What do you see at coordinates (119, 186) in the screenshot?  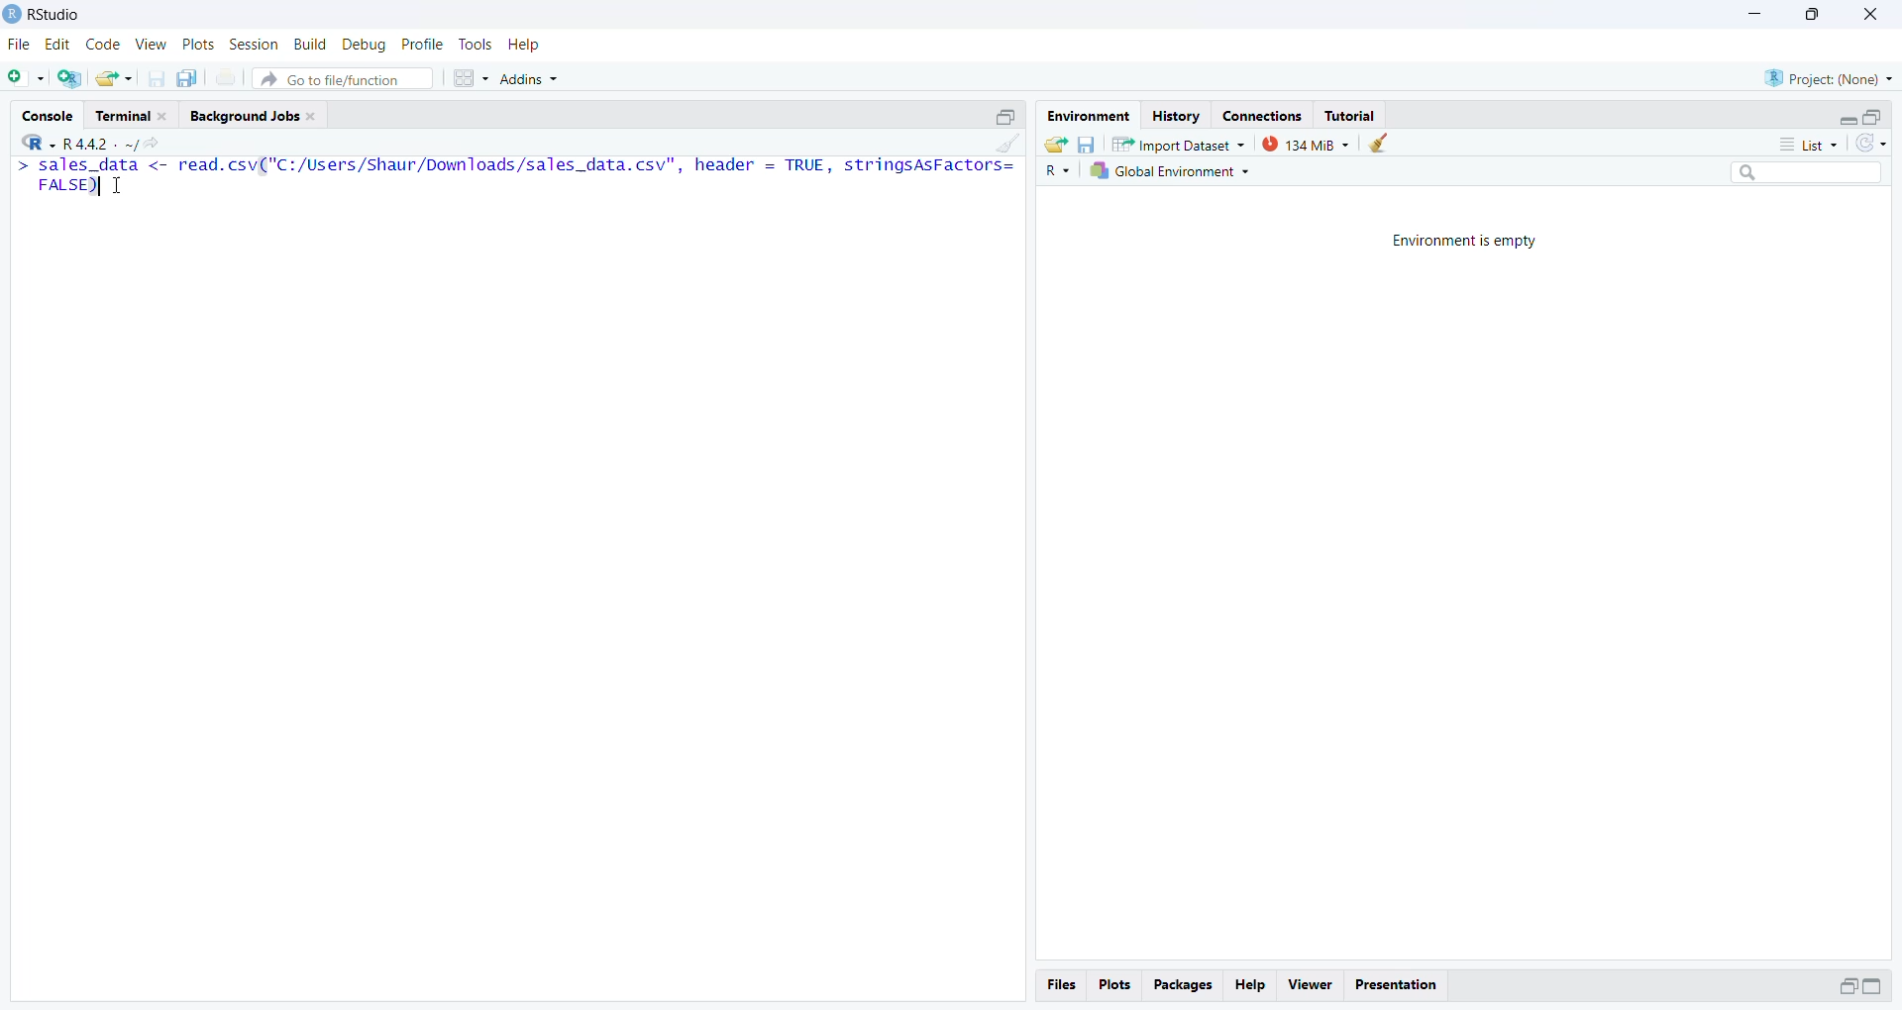 I see `Cursor` at bounding box center [119, 186].